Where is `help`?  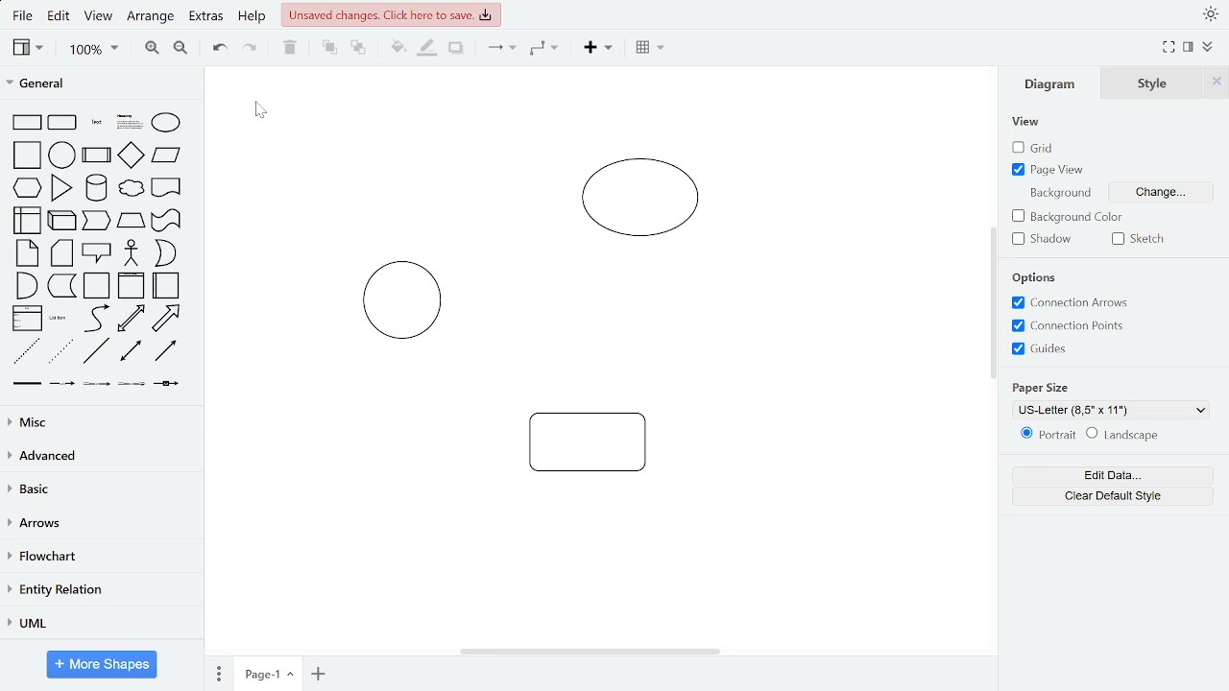 help is located at coordinates (253, 18).